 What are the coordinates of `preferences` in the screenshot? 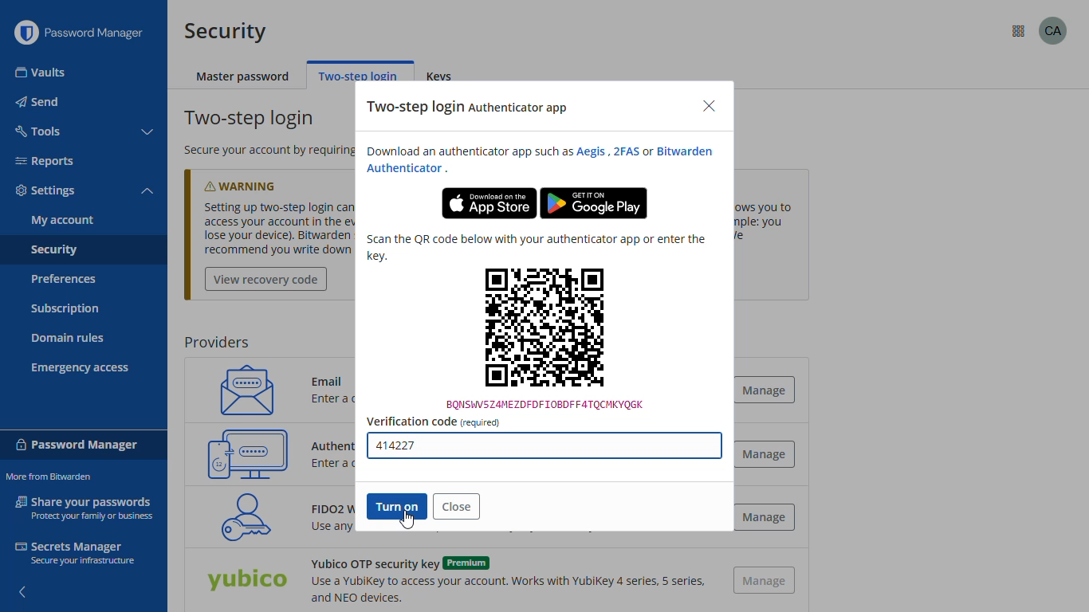 It's located at (62, 279).